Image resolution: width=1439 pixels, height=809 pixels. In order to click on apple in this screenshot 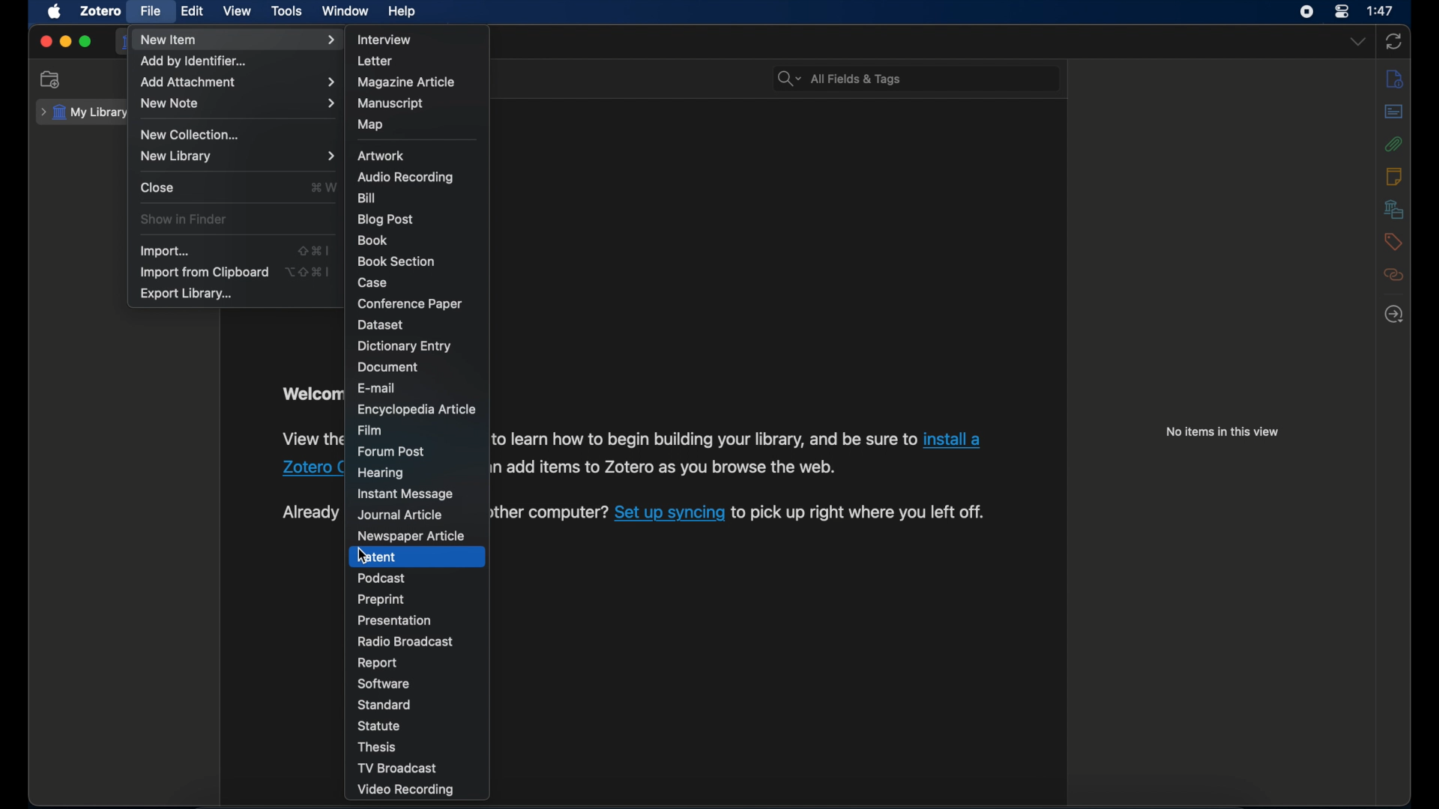, I will do `click(53, 11)`.